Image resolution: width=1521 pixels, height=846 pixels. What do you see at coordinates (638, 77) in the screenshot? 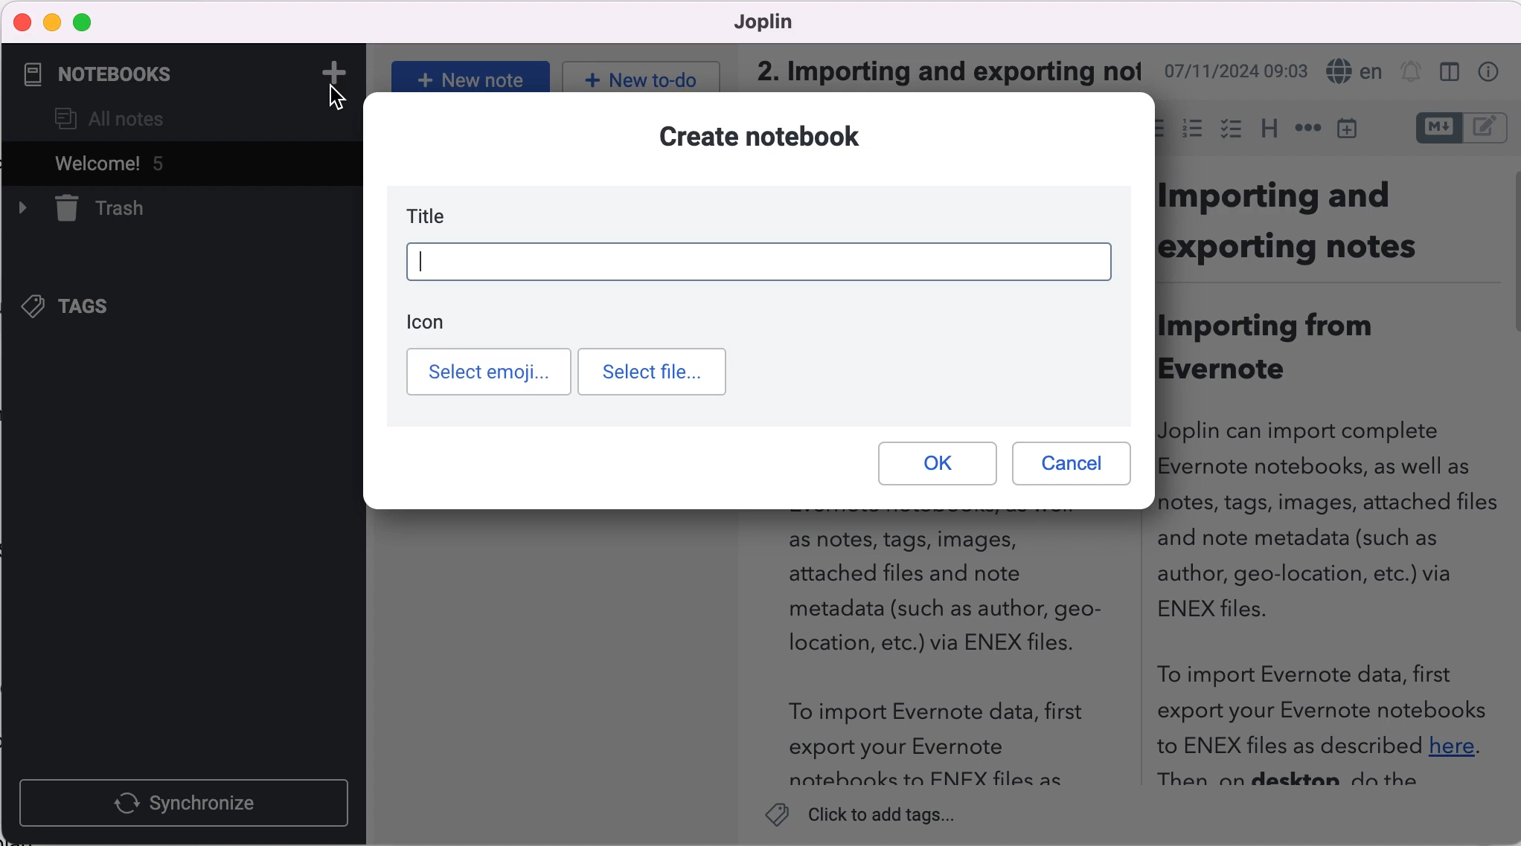
I see `New to do` at bounding box center [638, 77].